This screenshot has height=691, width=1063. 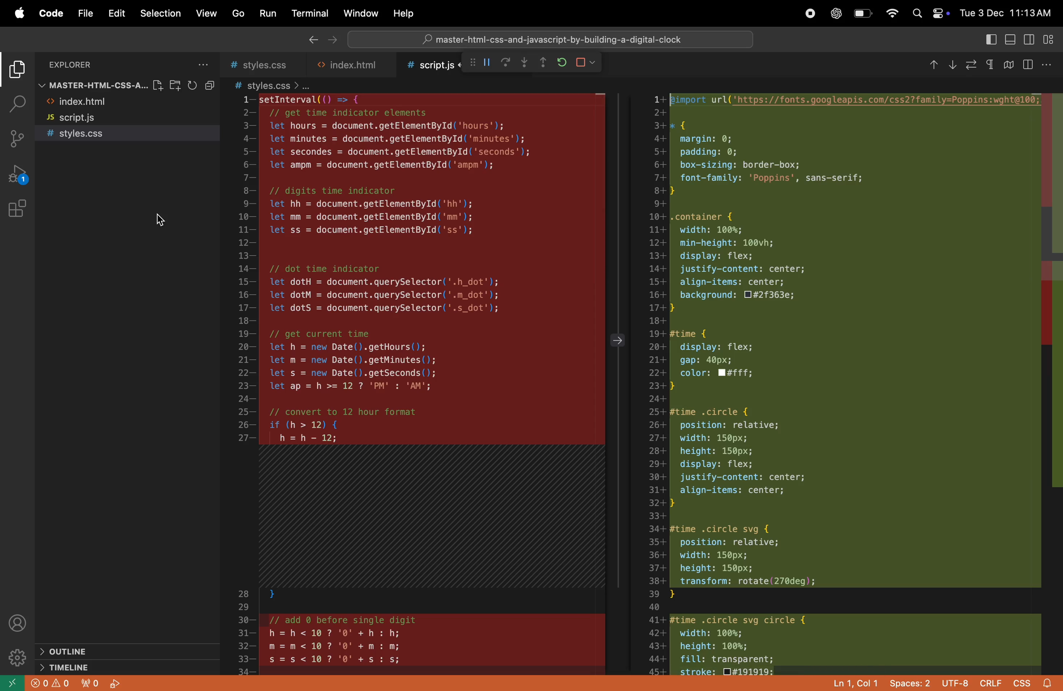 I want to click on options, so click(x=207, y=65).